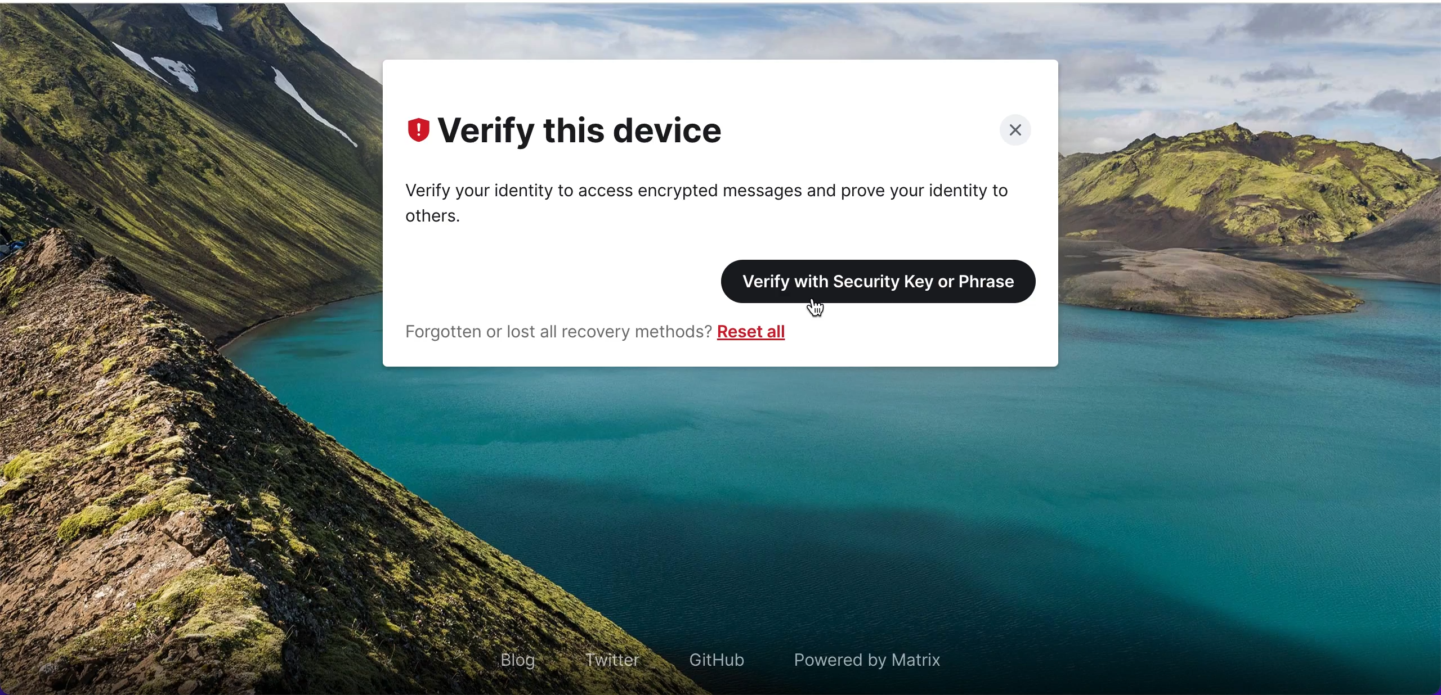 The height and width of the screenshot is (695, 1441). What do you see at coordinates (712, 658) in the screenshot?
I see `github` at bounding box center [712, 658].